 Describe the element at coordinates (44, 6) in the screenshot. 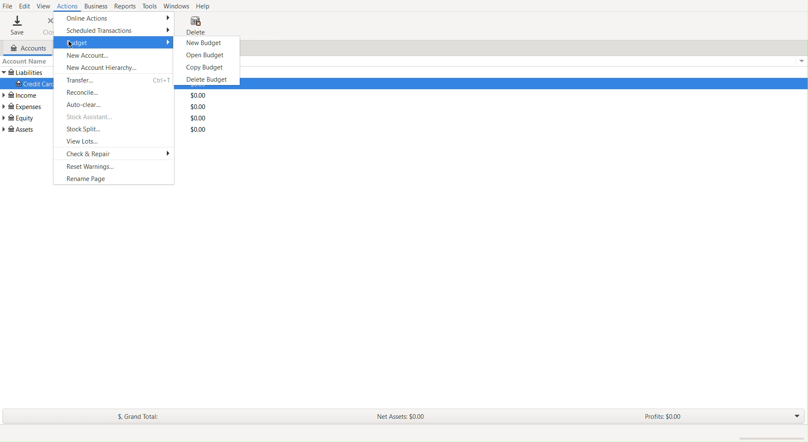

I see `View` at that location.